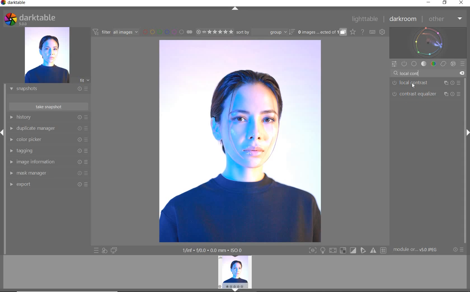 The height and width of the screenshot is (292, 470). What do you see at coordinates (363, 250) in the screenshot?
I see `Button` at bounding box center [363, 250].